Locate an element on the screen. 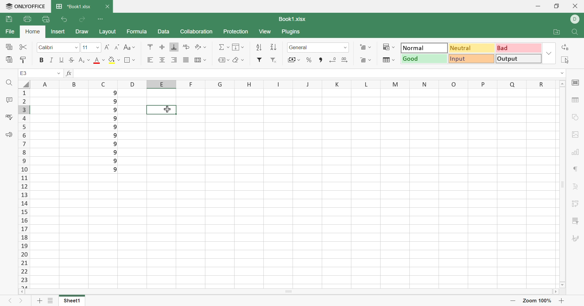  Previous is located at coordinates (10, 301).